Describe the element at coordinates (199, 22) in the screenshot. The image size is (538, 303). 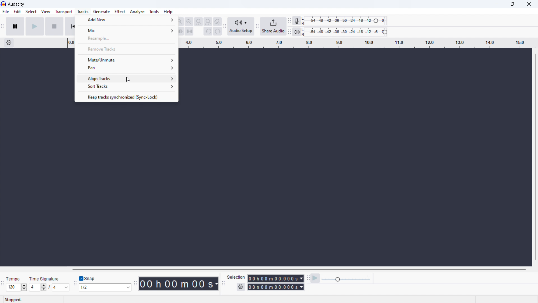
I see `fit selection to width` at that location.